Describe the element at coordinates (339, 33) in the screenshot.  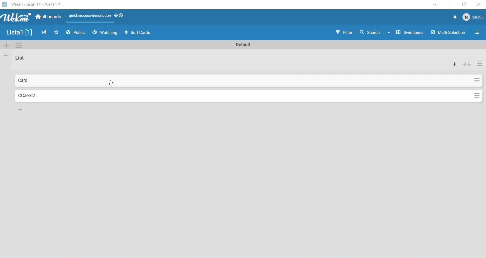
I see `Filter` at that location.